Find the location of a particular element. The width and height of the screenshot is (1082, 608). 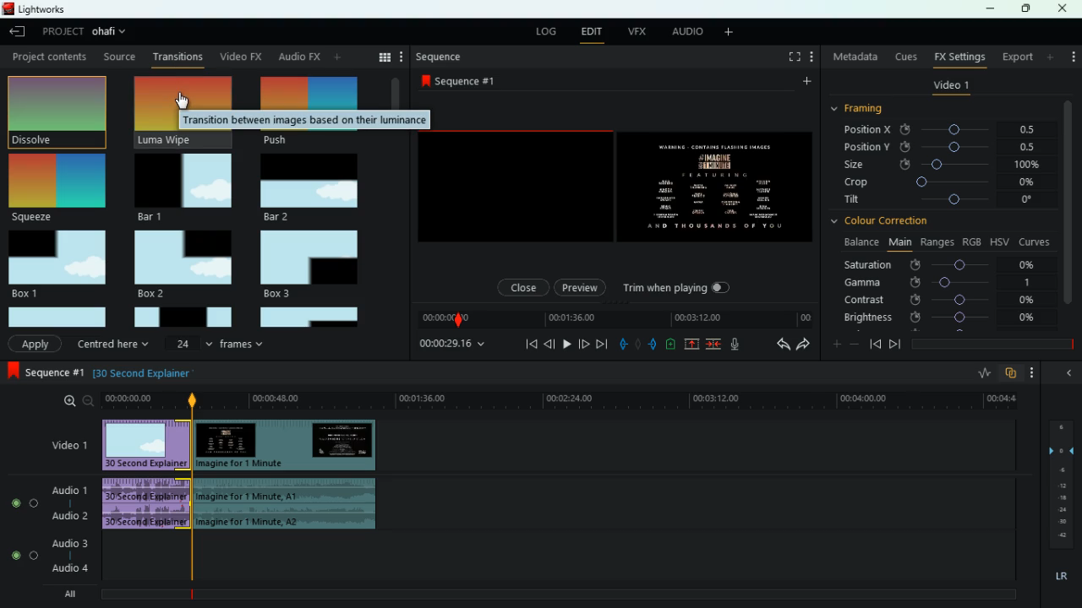

more is located at coordinates (1071, 52).